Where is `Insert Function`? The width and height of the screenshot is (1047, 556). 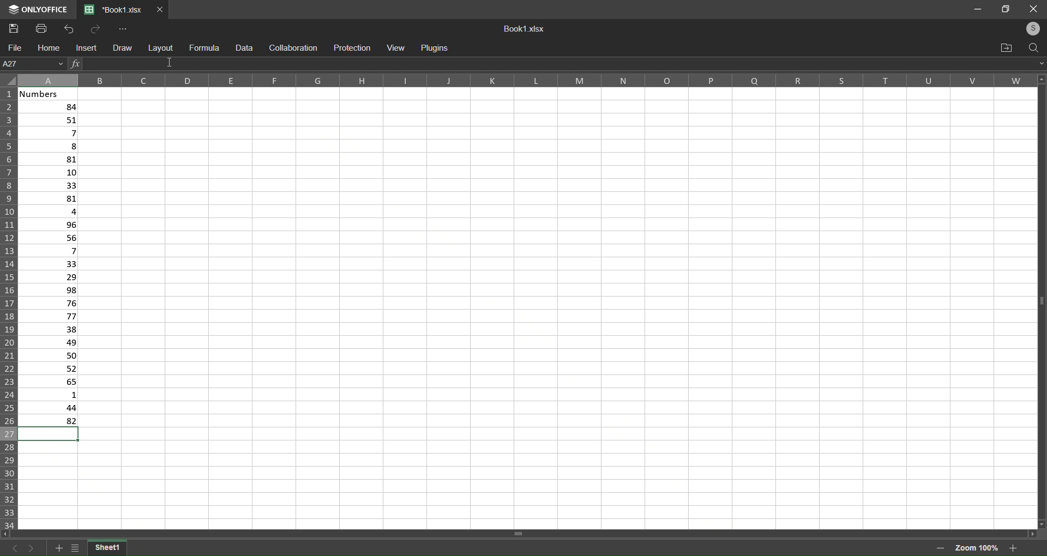
Insert Function is located at coordinates (75, 65).